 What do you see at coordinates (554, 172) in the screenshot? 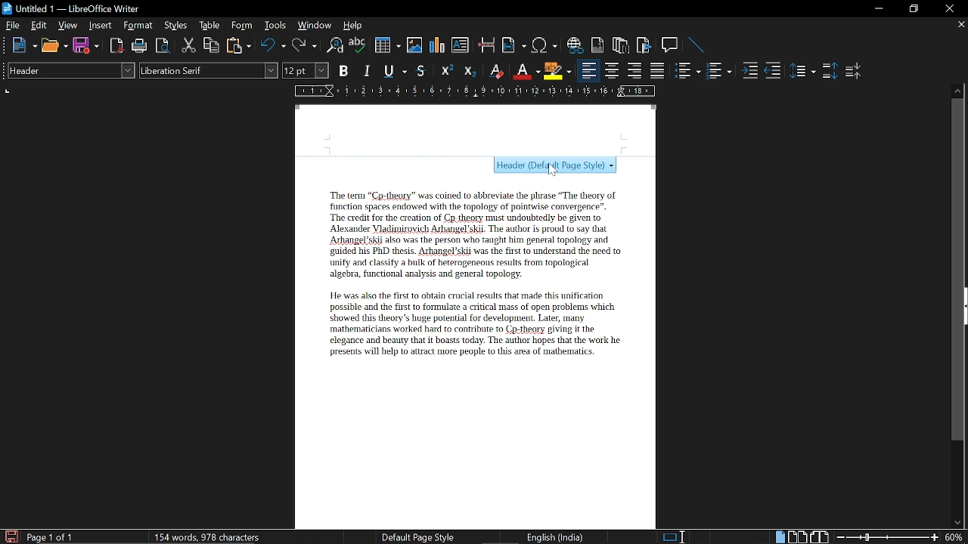
I see `cursor` at bounding box center [554, 172].